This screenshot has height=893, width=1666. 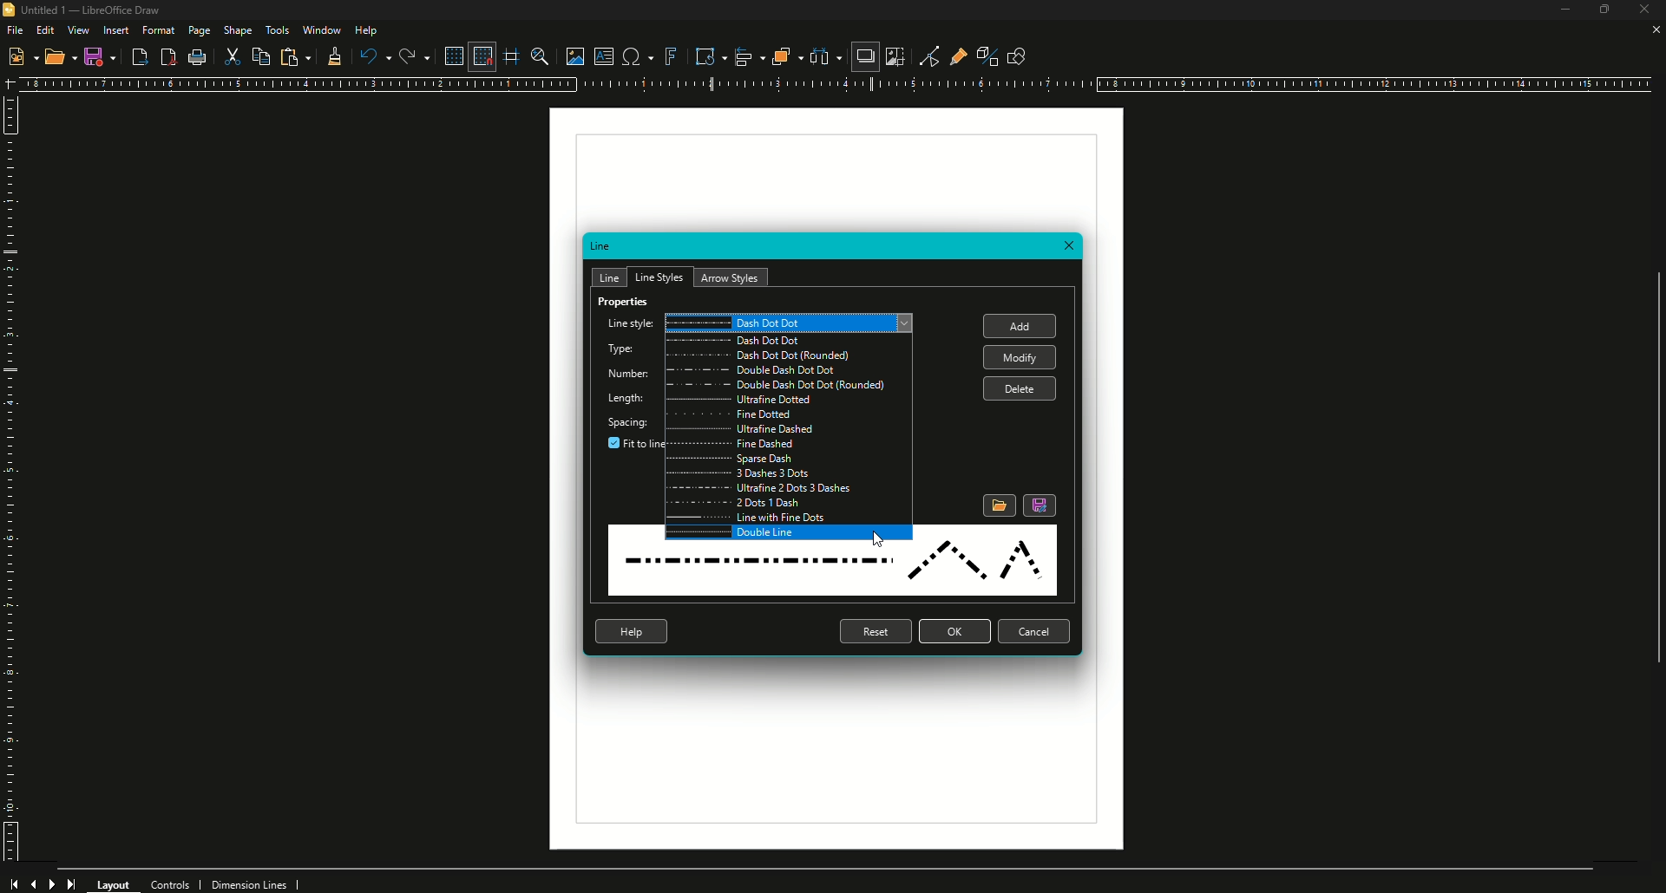 What do you see at coordinates (659, 276) in the screenshot?
I see `Line Styles` at bounding box center [659, 276].